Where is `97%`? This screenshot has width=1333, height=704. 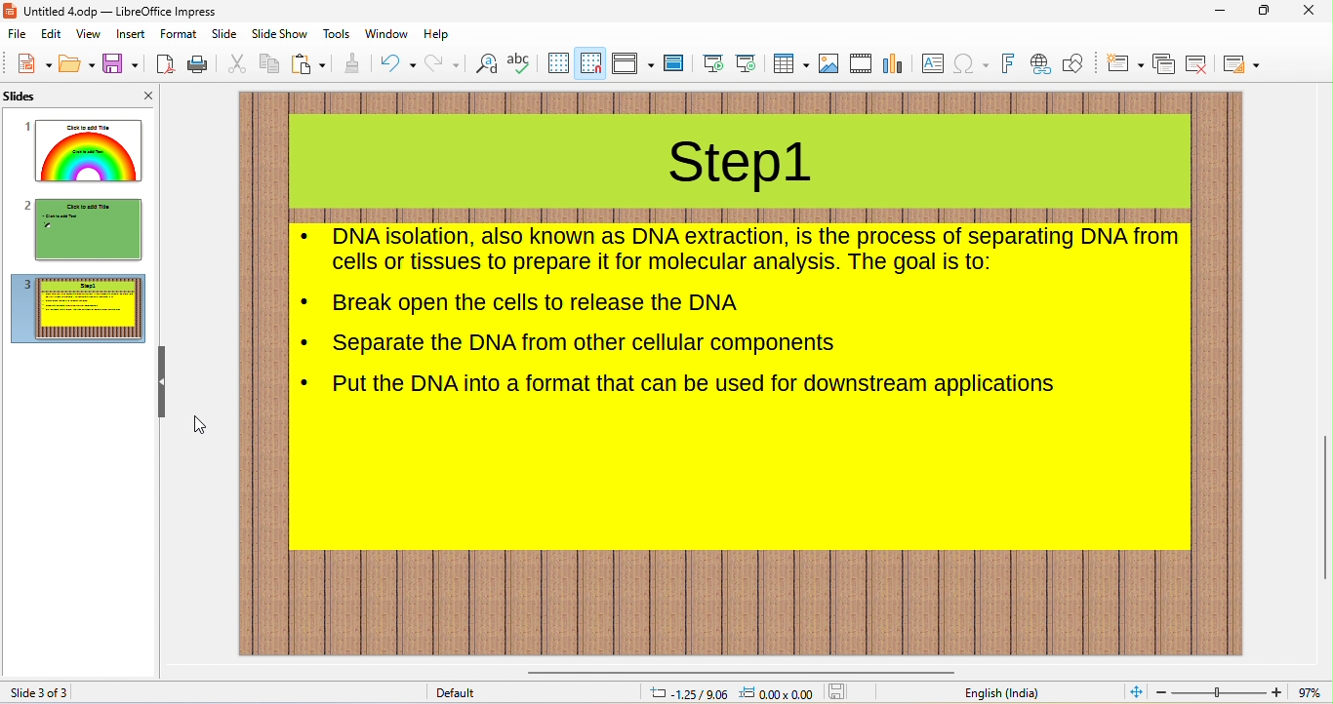
97% is located at coordinates (1310, 692).